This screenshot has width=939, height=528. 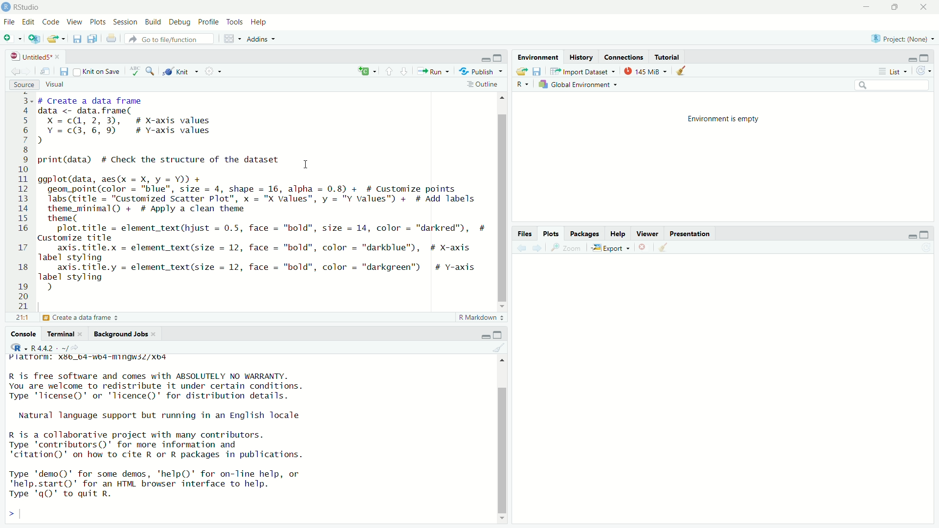 What do you see at coordinates (93, 39) in the screenshot?
I see `Save all open documents` at bounding box center [93, 39].